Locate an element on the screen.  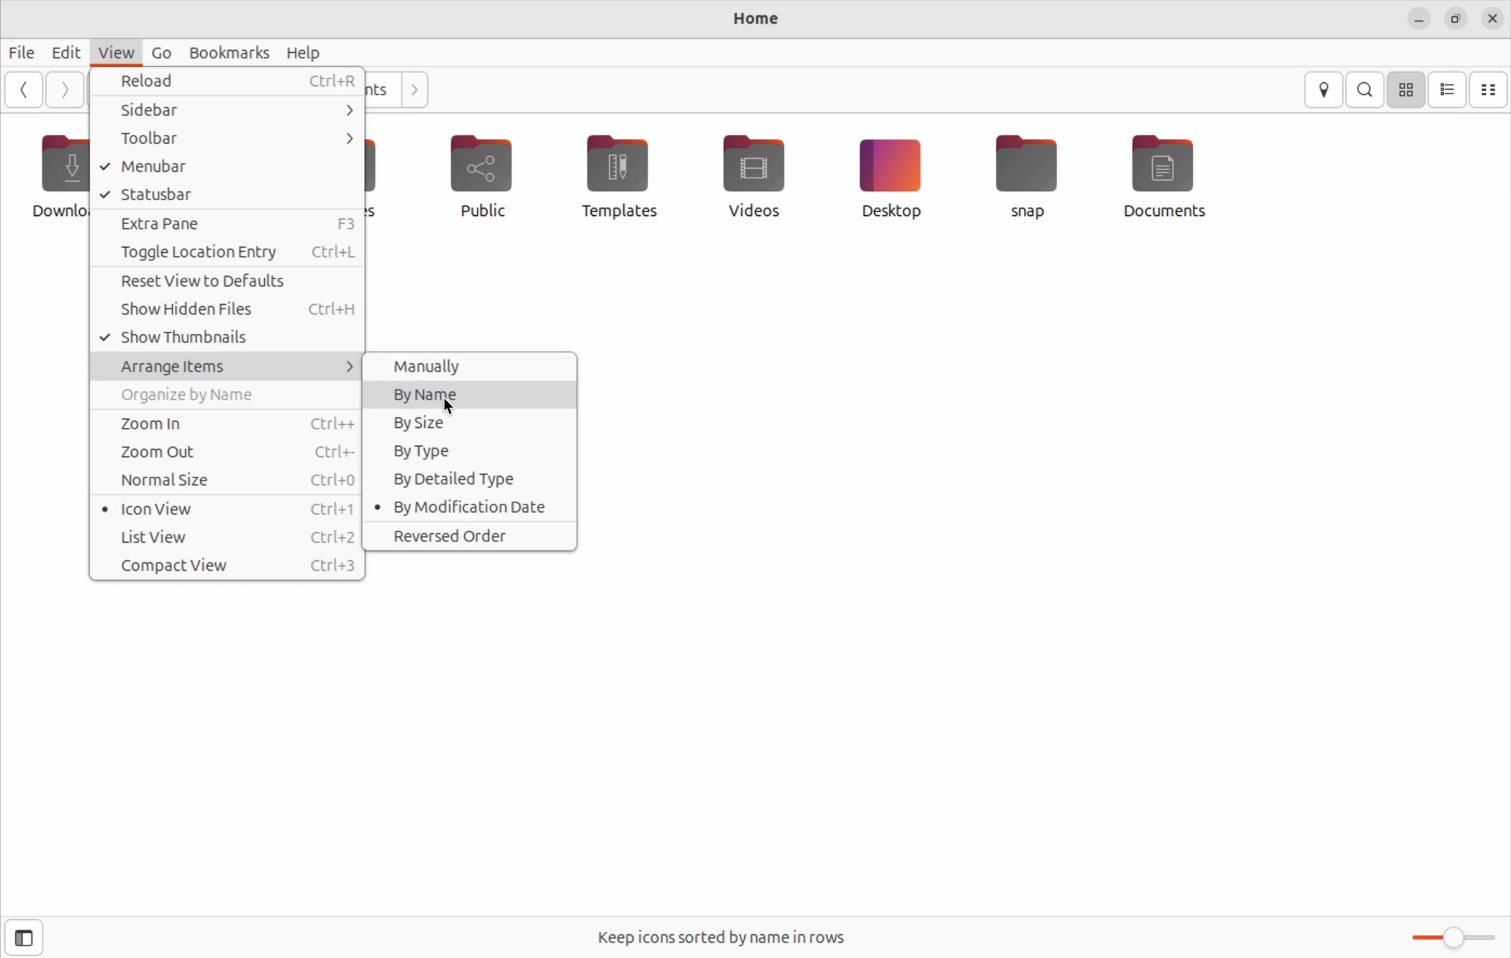
zoom out is located at coordinates (227, 452).